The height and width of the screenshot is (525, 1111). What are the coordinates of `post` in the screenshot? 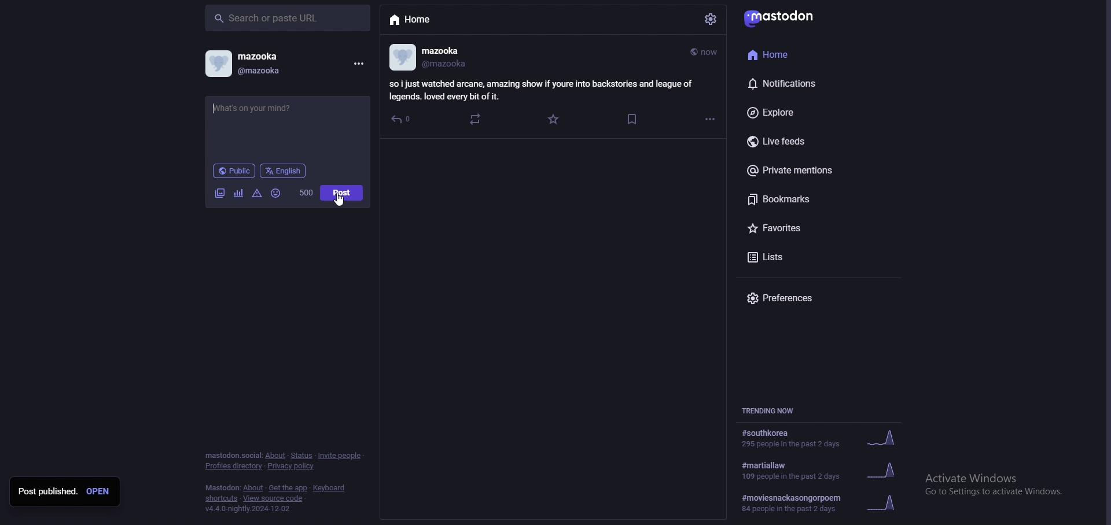 It's located at (543, 91).